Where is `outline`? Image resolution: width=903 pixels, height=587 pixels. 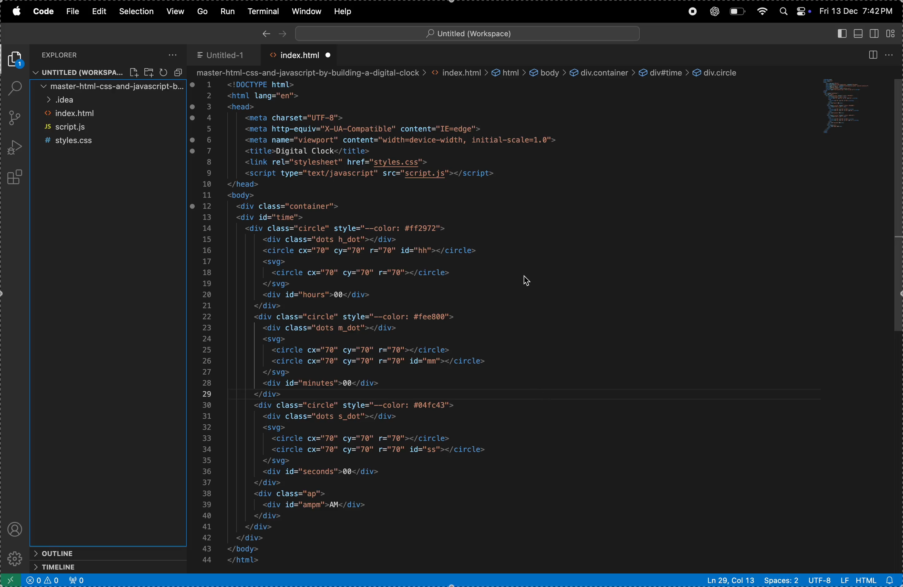
outline is located at coordinates (92, 552).